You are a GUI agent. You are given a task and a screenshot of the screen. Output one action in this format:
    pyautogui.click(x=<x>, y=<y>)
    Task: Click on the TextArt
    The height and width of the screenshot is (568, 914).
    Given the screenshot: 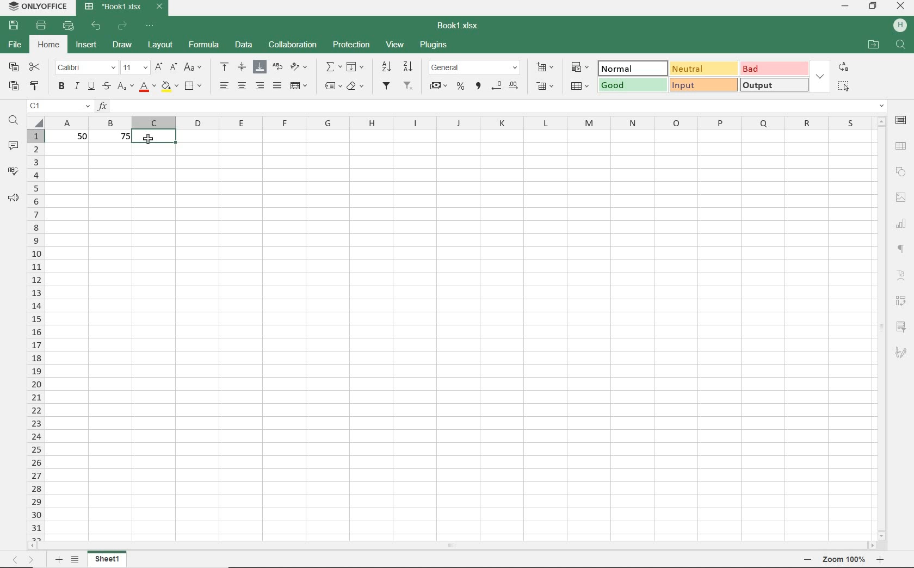 What is the action you would take?
    pyautogui.click(x=901, y=274)
    